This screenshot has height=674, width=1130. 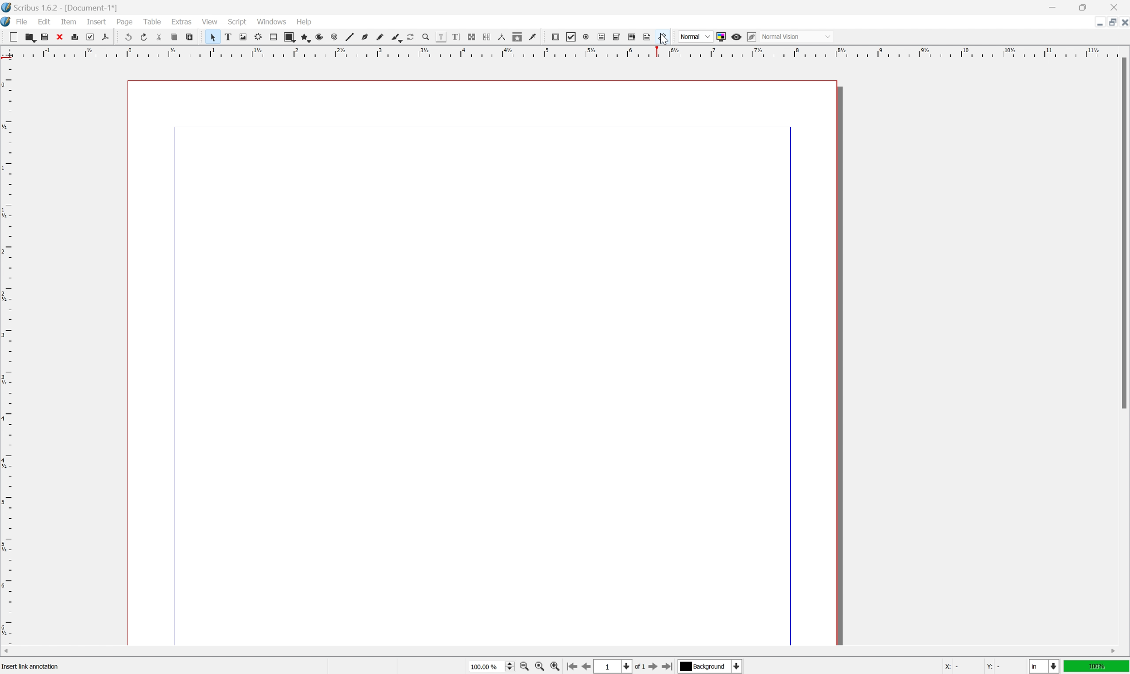 I want to click on pdf push button, so click(x=555, y=37).